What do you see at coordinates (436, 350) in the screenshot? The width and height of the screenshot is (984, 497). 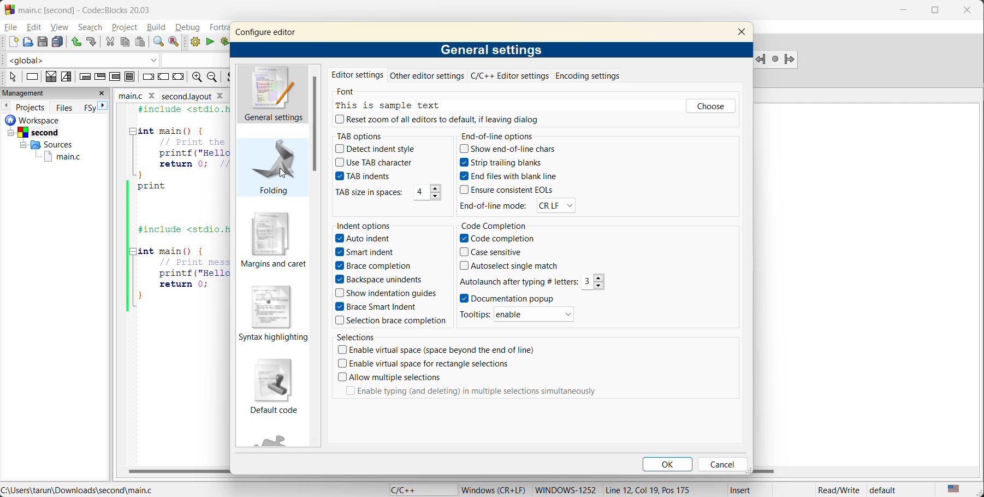 I see `Enable virtual space (space beyond the end of line)` at bounding box center [436, 350].